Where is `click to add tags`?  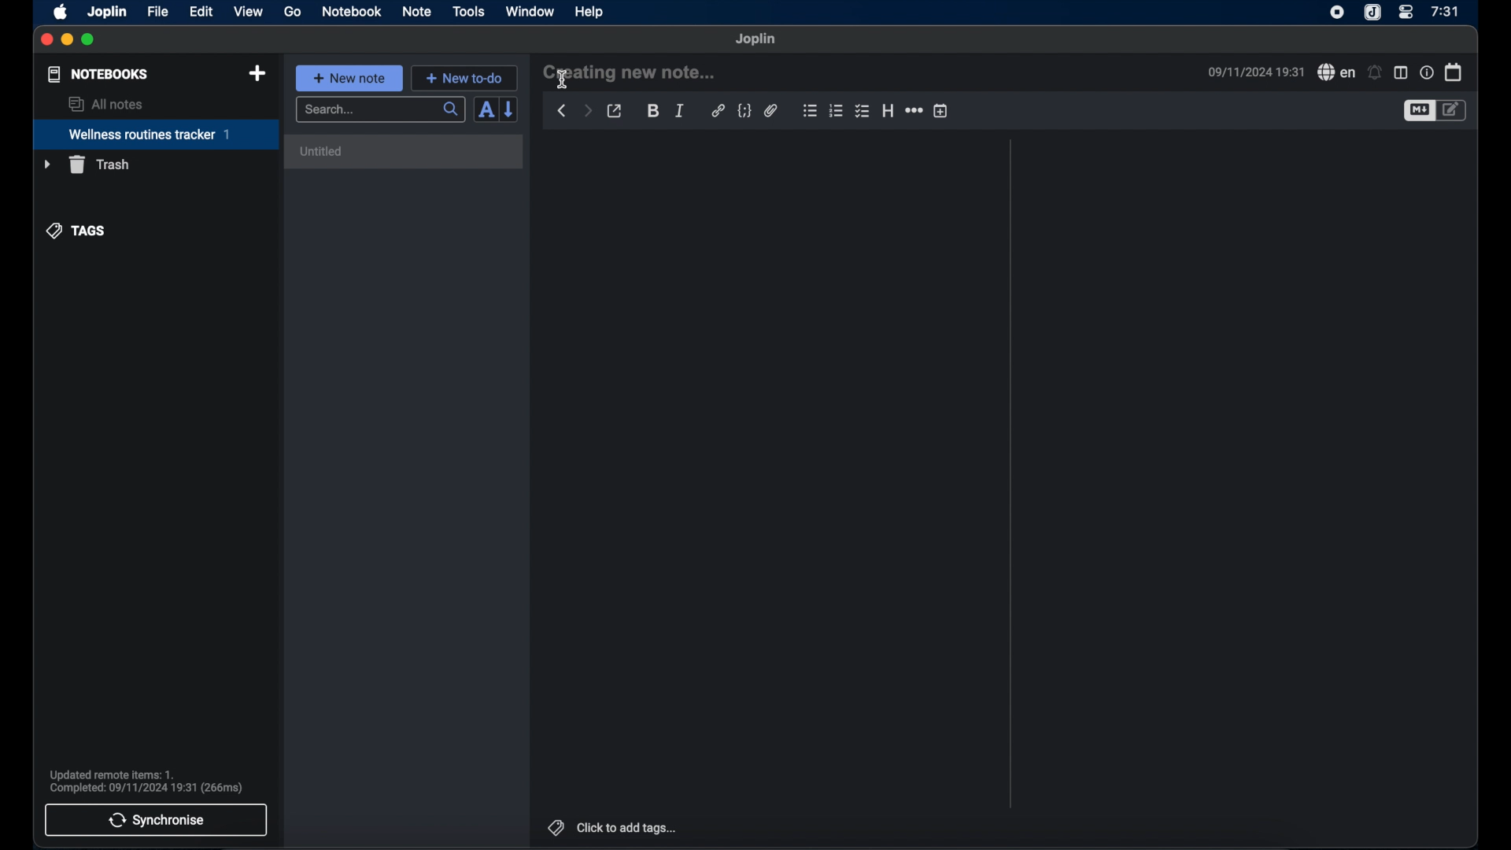 click to add tags is located at coordinates (628, 827).